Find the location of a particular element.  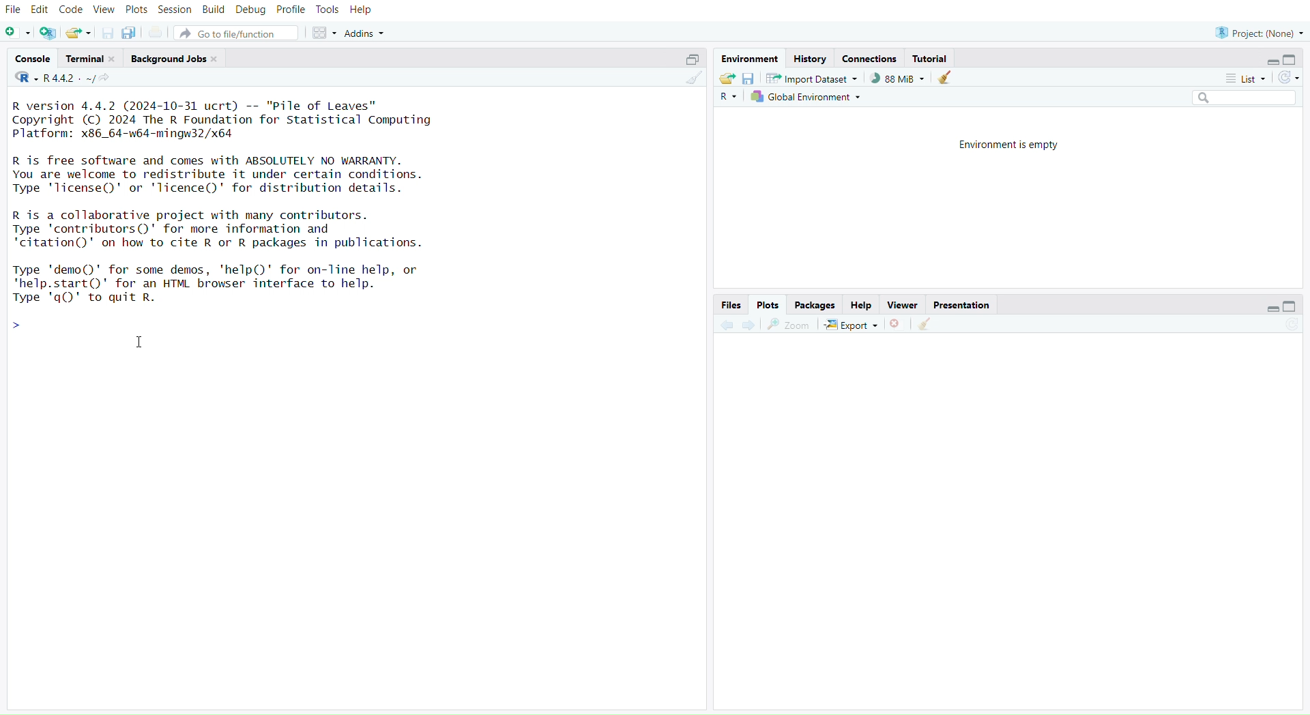

code is located at coordinates (71, 10).